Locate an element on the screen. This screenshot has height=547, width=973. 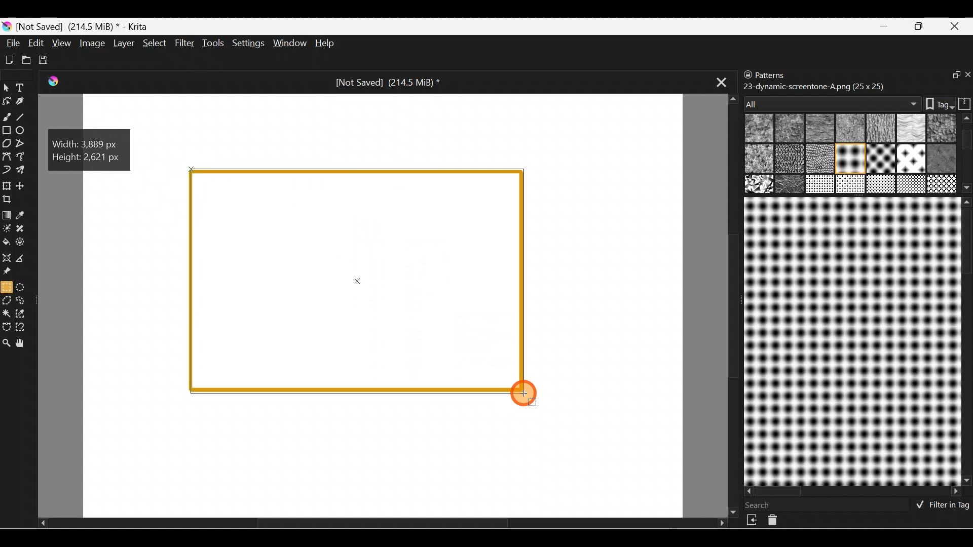
Polygonal selection tool is located at coordinates (7, 300).